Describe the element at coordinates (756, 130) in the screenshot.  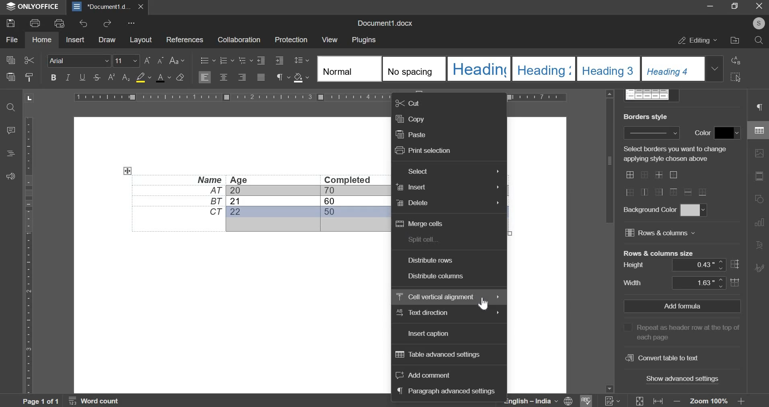
I see `table settings` at that location.